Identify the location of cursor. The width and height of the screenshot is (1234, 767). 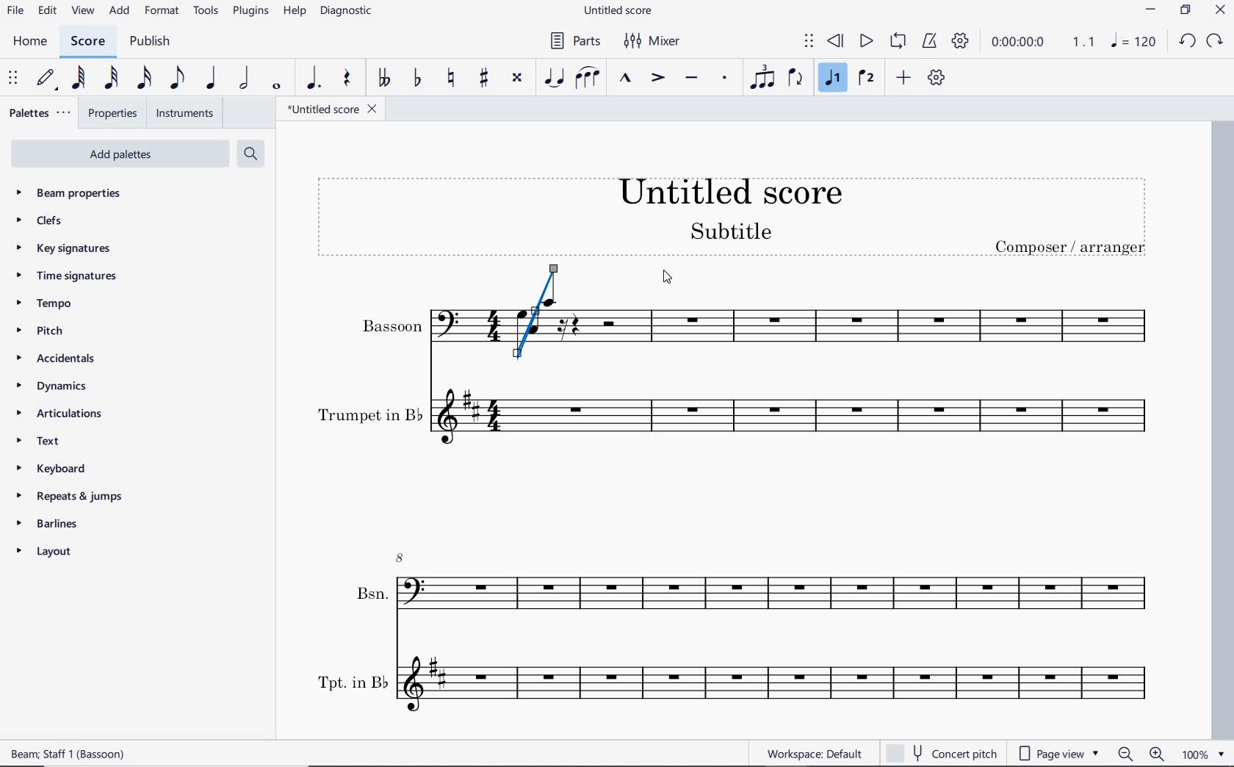
(665, 277).